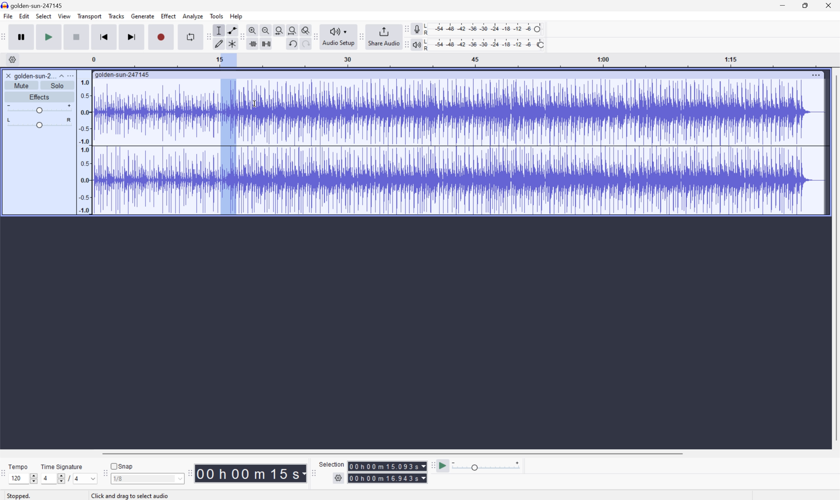 The width and height of the screenshot is (840, 500). Describe the element at coordinates (72, 75) in the screenshot. I see `More` at that location.